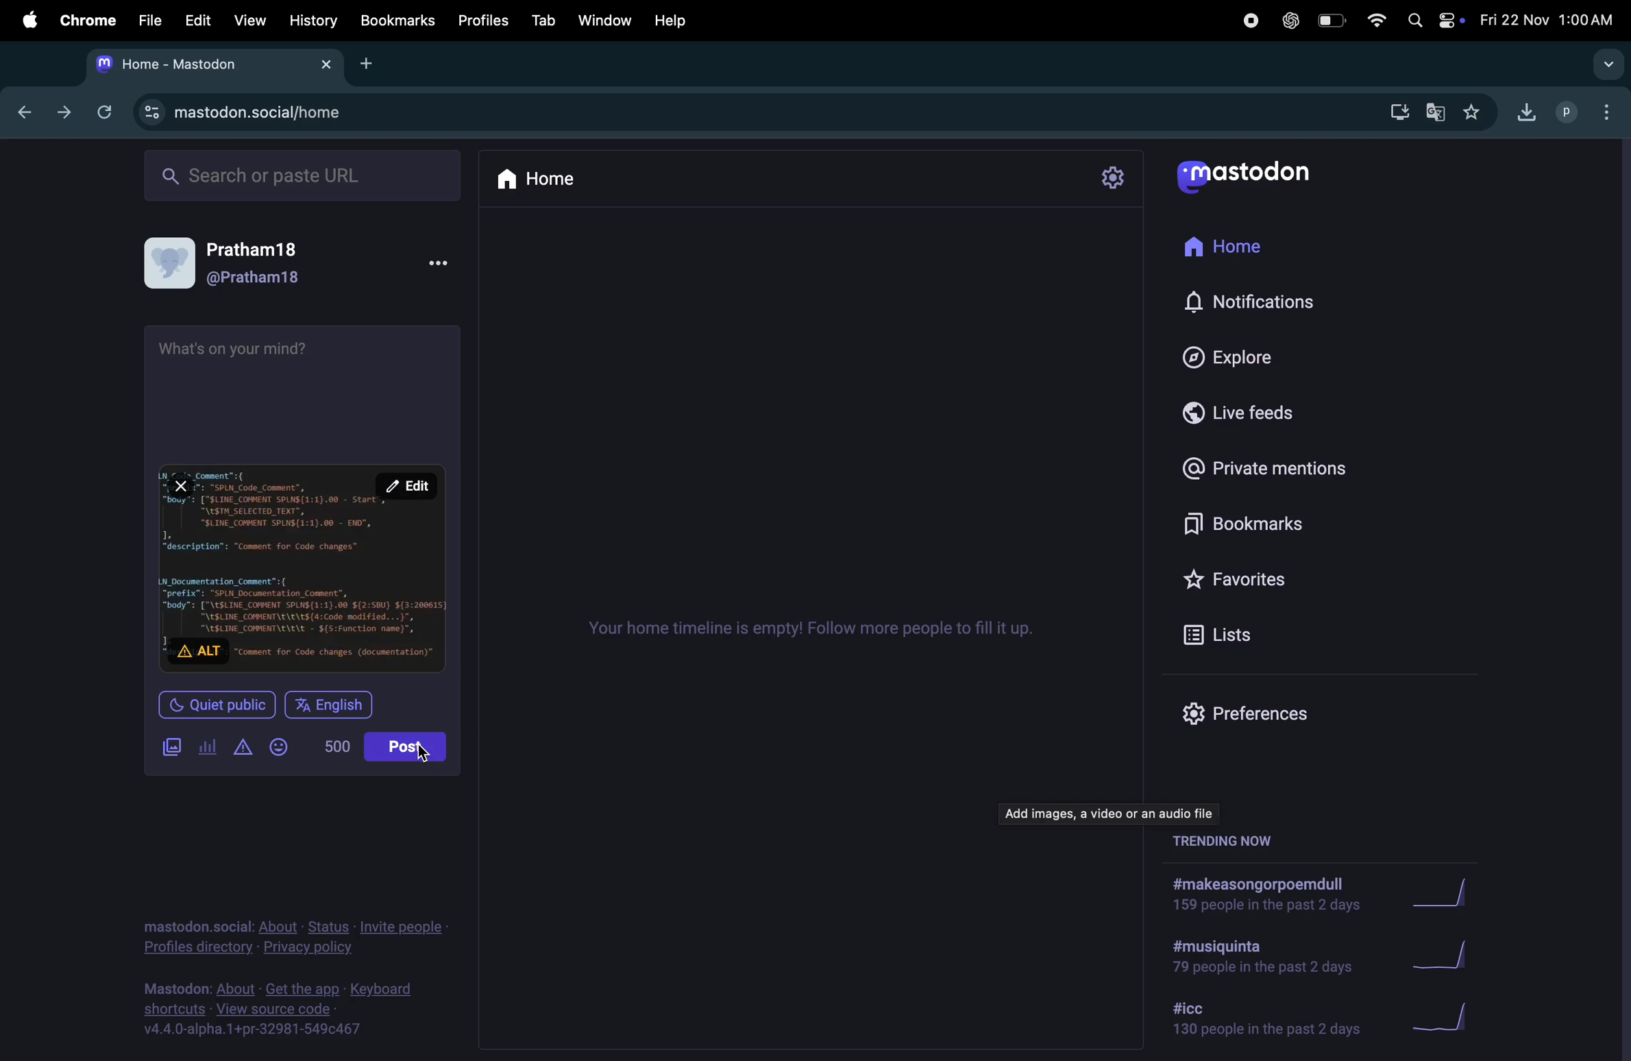  Describe the element at coordinates (66, 114) in the screenshot. I see `forward` at that location.